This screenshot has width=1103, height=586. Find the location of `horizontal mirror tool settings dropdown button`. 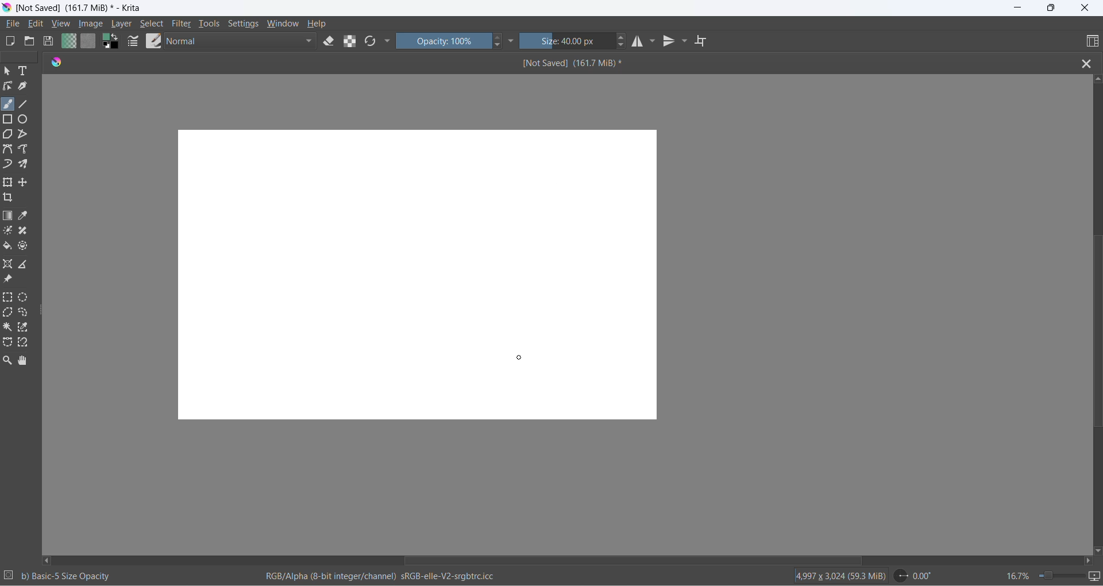

horizontal mirror tool settings dropdown button is located at coordinates (654, 44).